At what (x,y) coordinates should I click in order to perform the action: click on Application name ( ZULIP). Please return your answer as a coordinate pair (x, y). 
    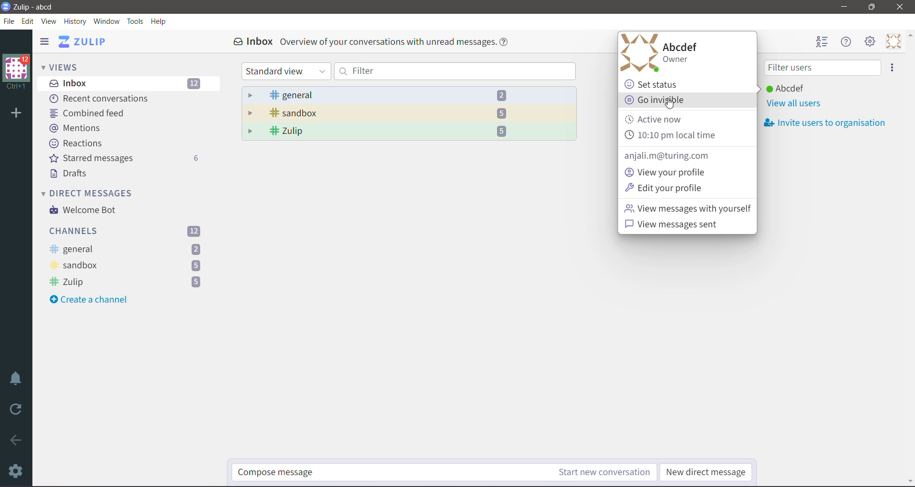
    Looking at the image, I should click on (86, 42).